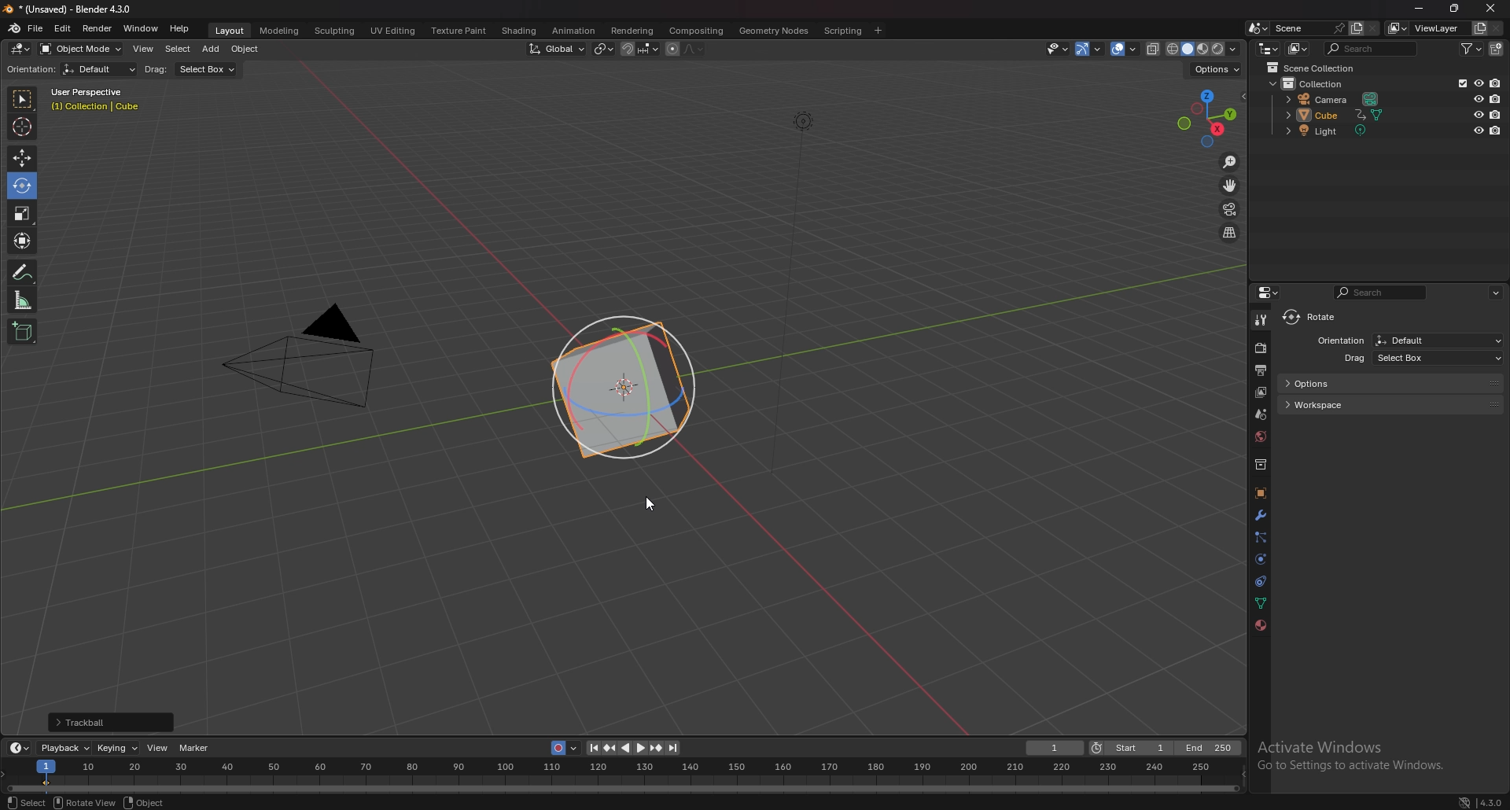 This screenshot has width=1510, height=810. Describe the element at coordinates (233, 32) in the screenshot. I see `layout` at that location.